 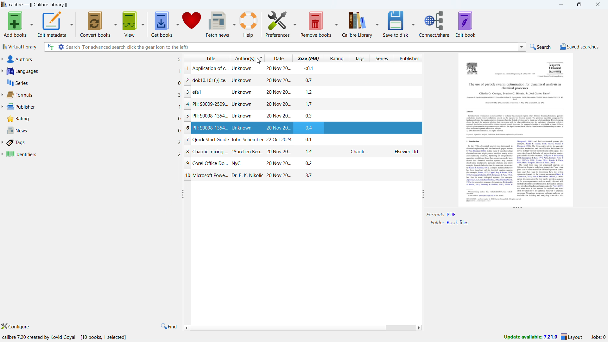 What do you see at coordinates (311, 92) in the screenshot?
I see `1.2` at bounding box center [311, 92].